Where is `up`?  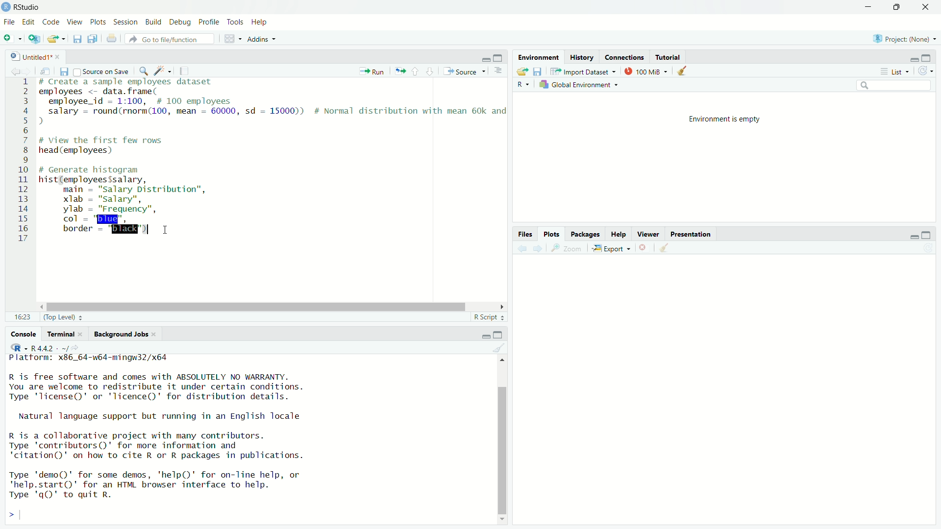
up is located at coordinates (416, 72).